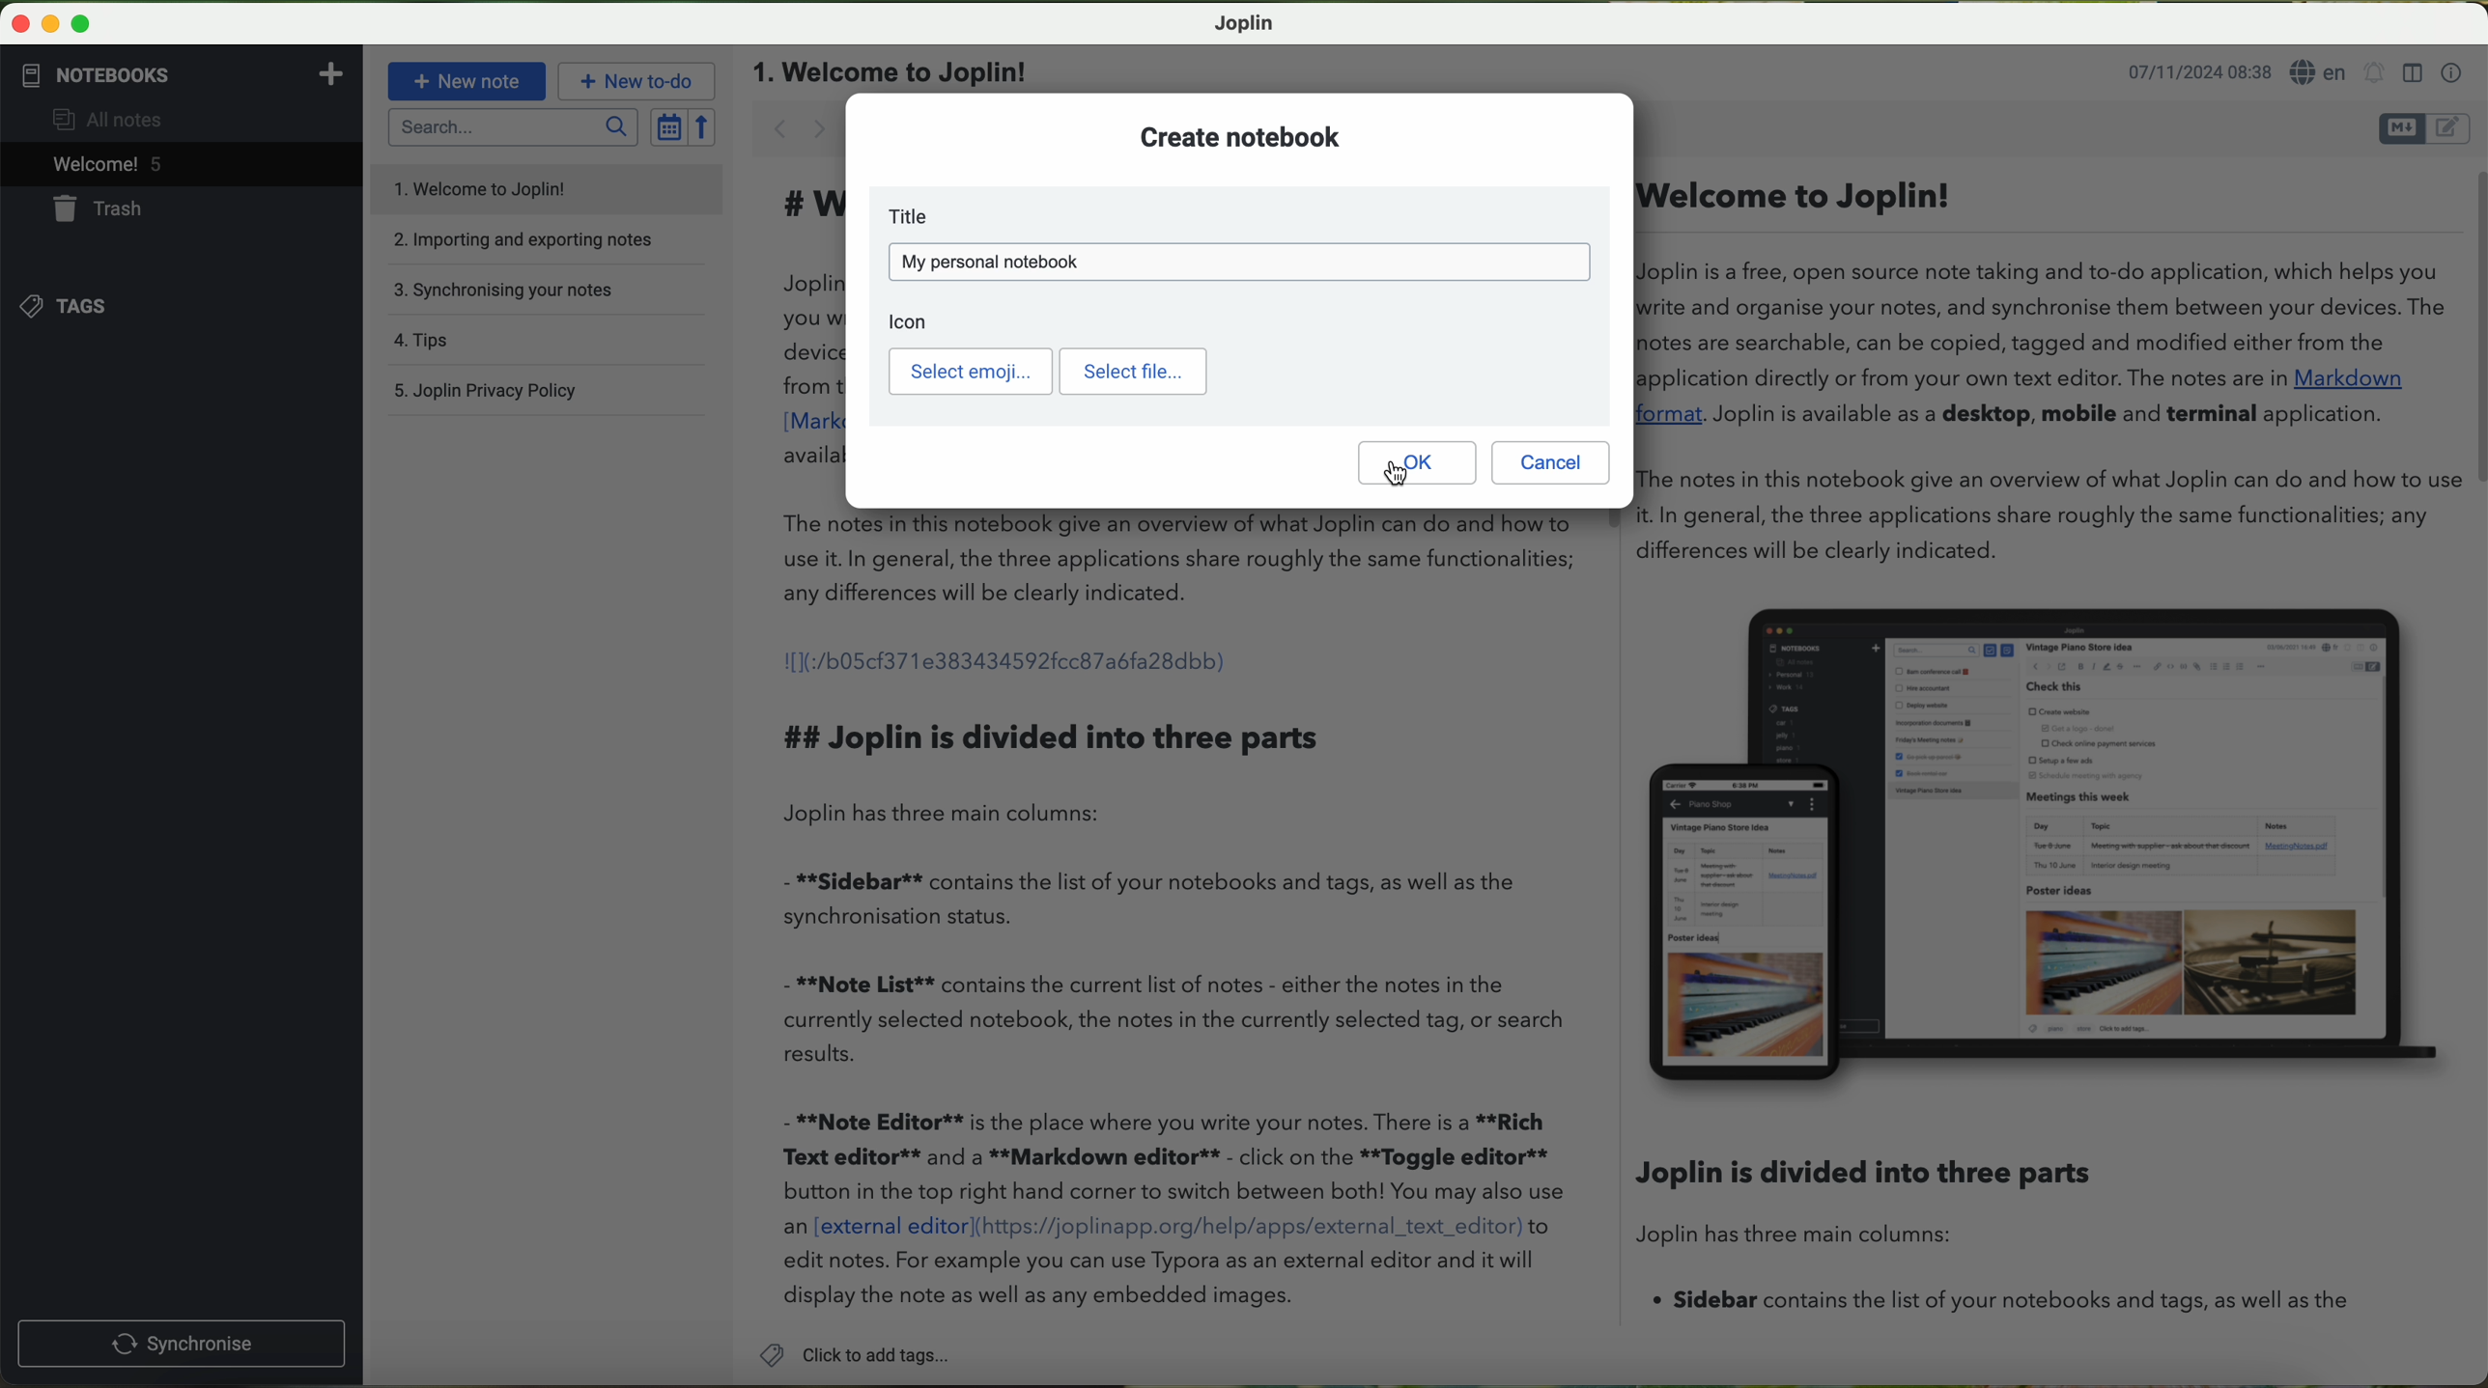  Describe the element at coordinates (636, 82) in the screenshot. I see `new to-do button` at that location.